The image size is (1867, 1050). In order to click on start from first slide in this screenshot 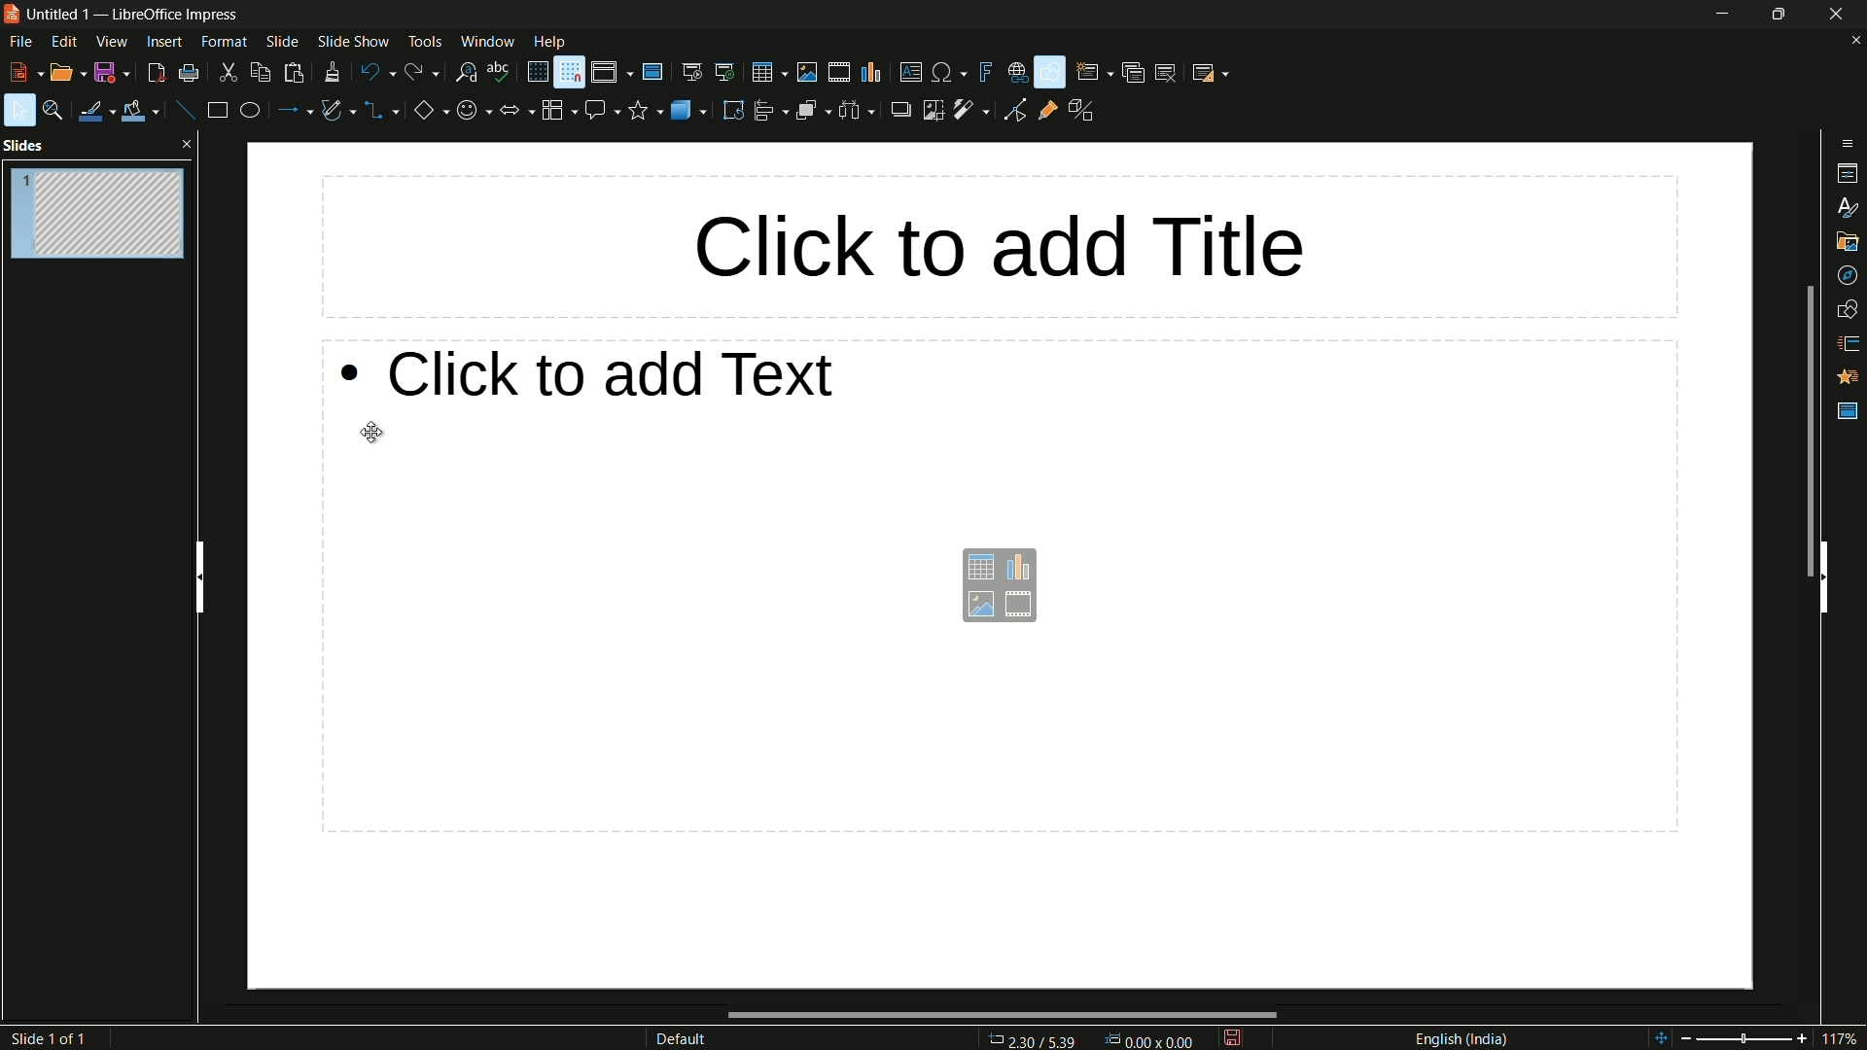, I will do `click(690, 72)`.